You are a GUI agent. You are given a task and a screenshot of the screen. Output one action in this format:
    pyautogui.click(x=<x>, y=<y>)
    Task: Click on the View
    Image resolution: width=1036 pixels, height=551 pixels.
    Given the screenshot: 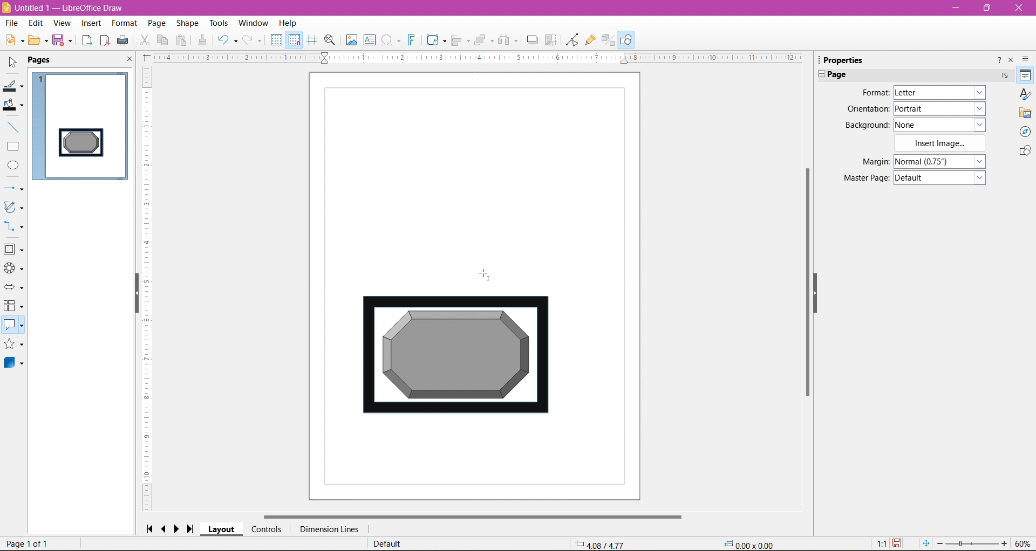 What is the action you would take?
    pyautogui.click(x=62, y=23)
    